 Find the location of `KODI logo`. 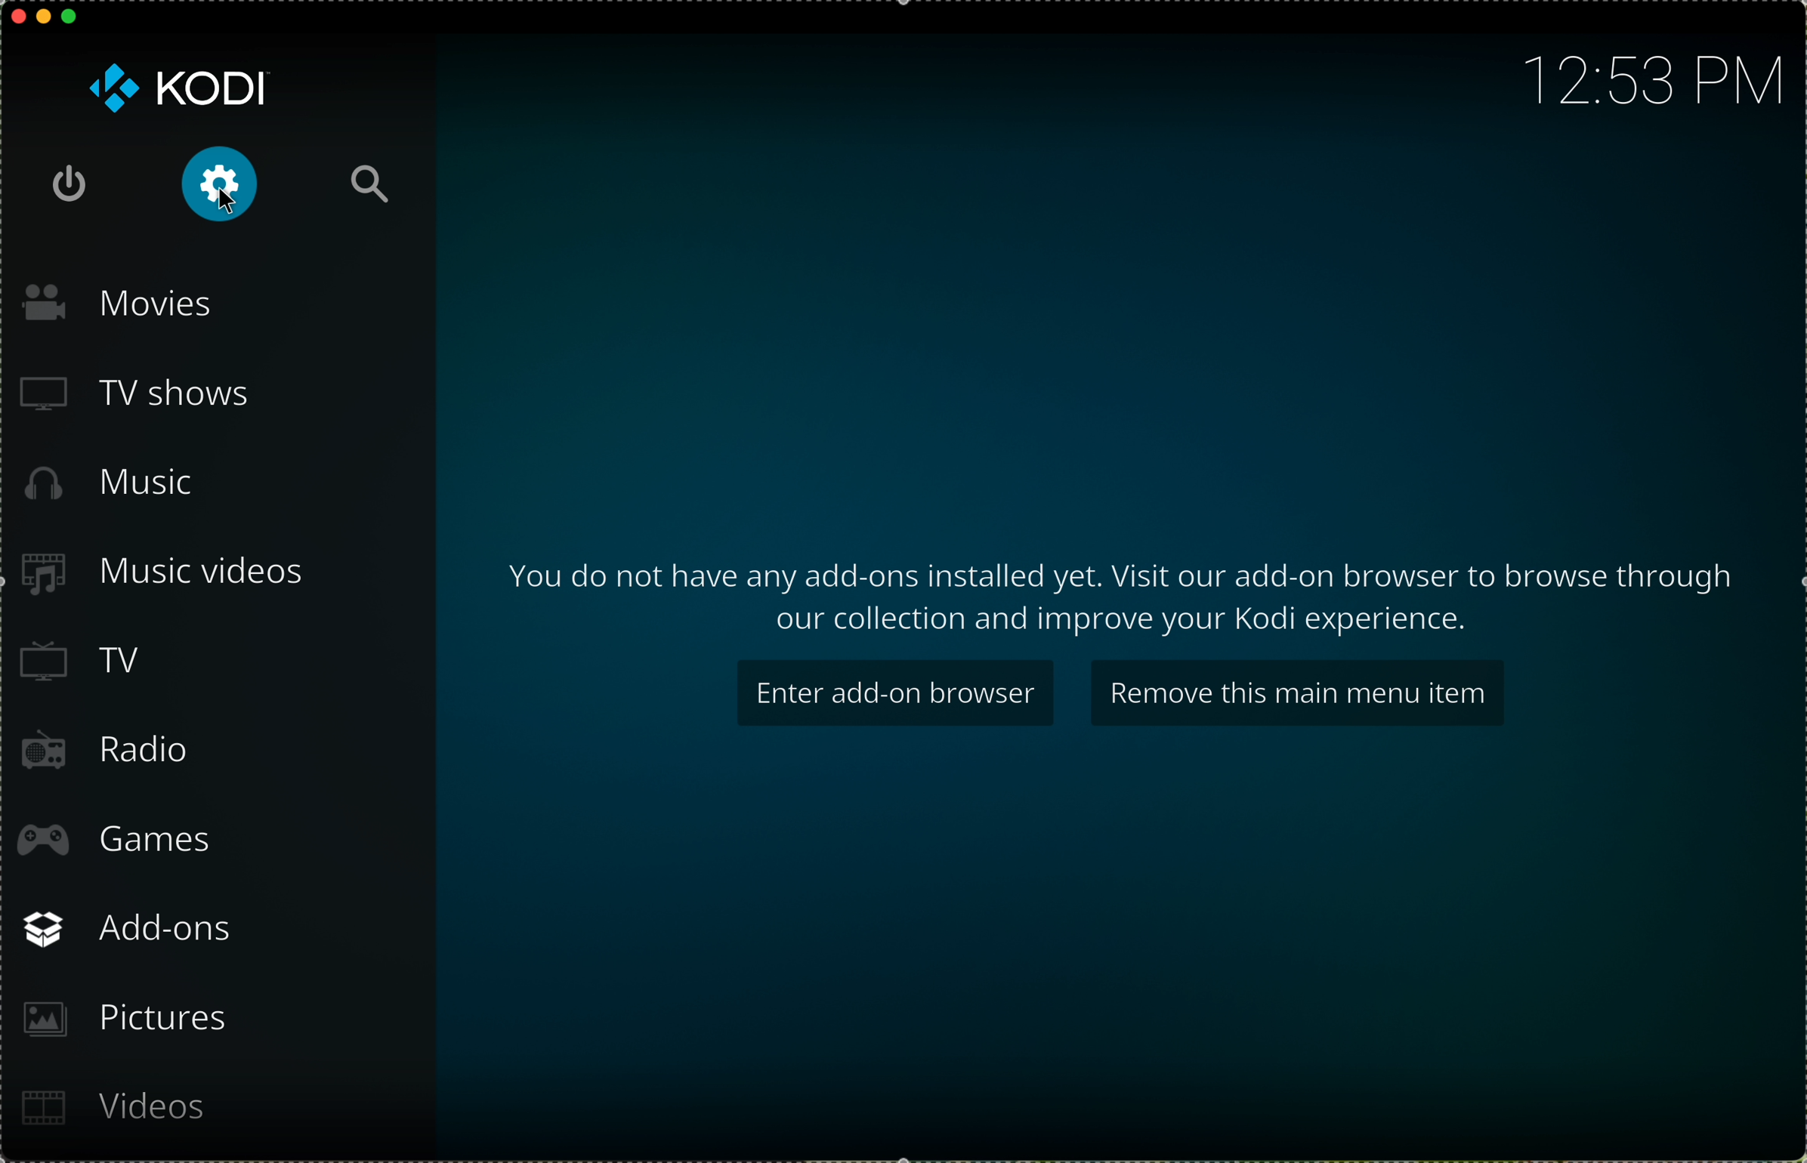

KODI logo is located at coordinates (184, 88).